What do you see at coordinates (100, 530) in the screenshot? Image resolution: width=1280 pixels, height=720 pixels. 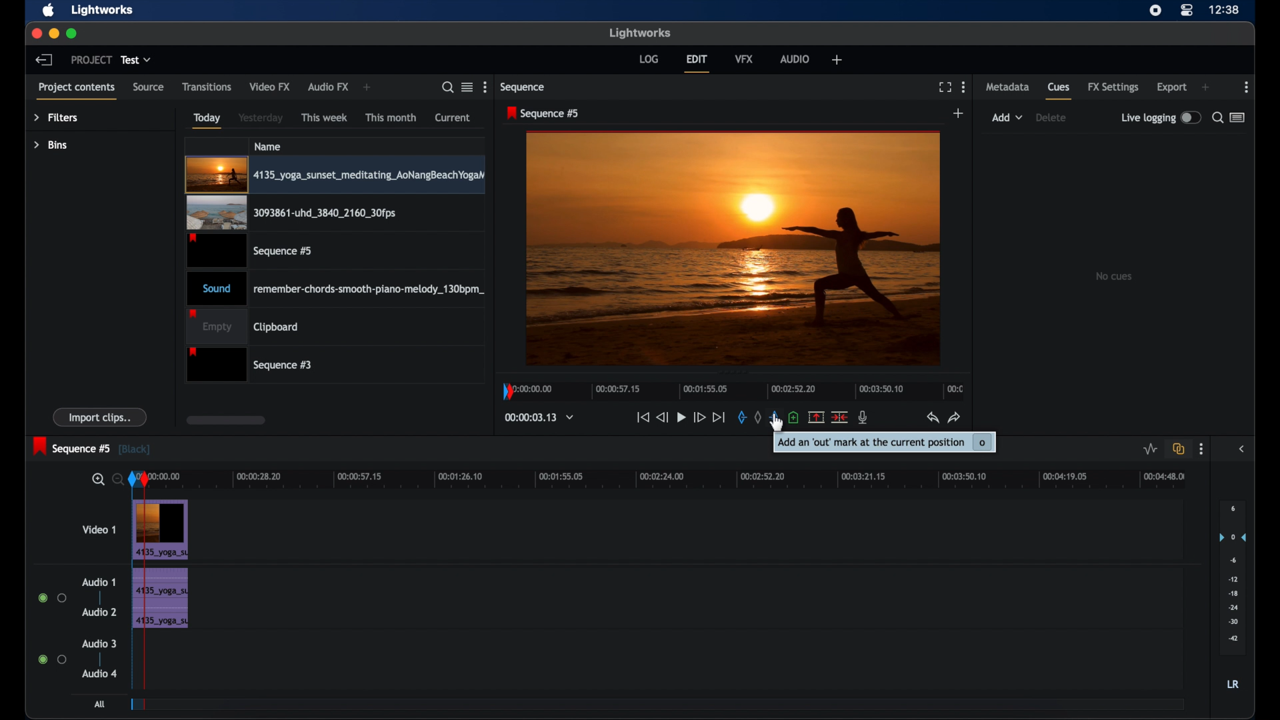 I see `video 1` at bounding box center [100, 530].